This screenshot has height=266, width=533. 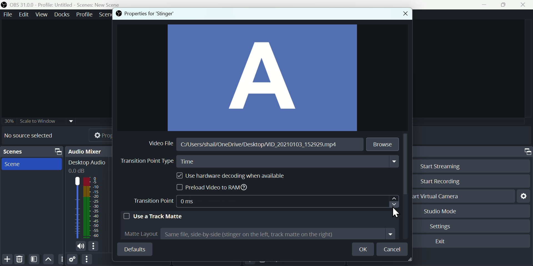 What do you see at coordinates (32, 164) in the screenshot?
I see `scenes` at bounding box center [32, 164].